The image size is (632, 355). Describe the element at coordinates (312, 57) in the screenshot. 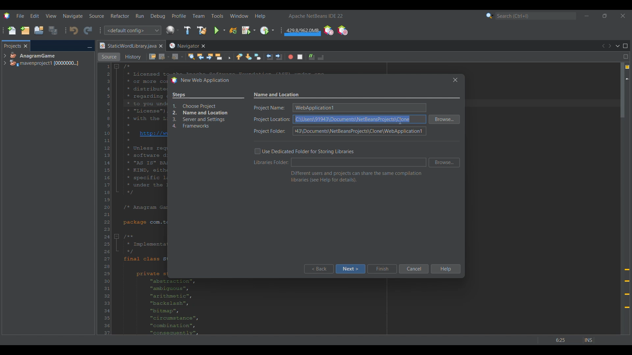

I see `Uncomment` at that location.